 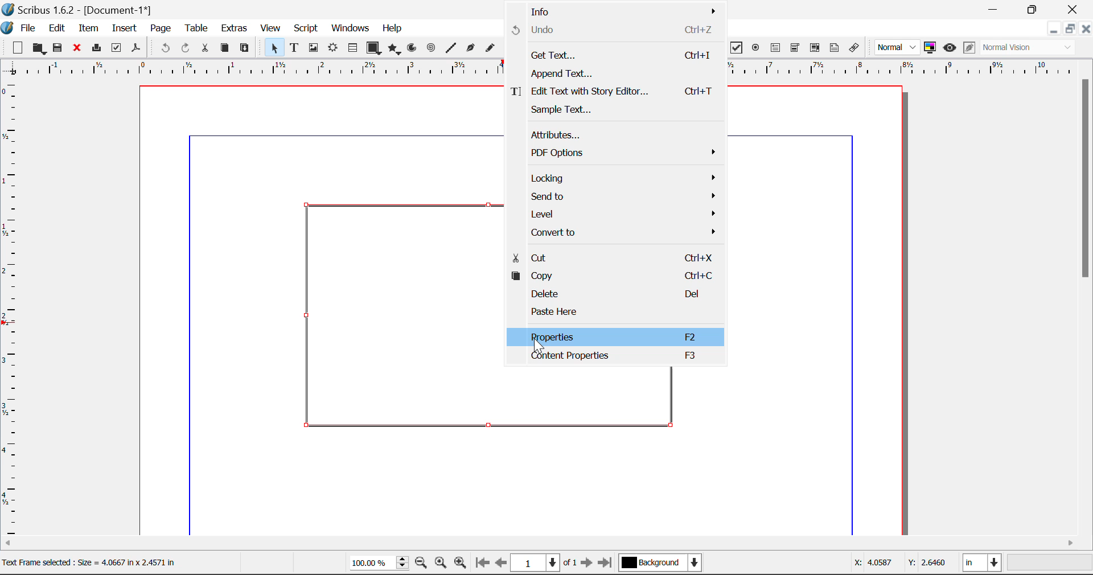 I want to click on Restore Down, so click(x=995, y=9).